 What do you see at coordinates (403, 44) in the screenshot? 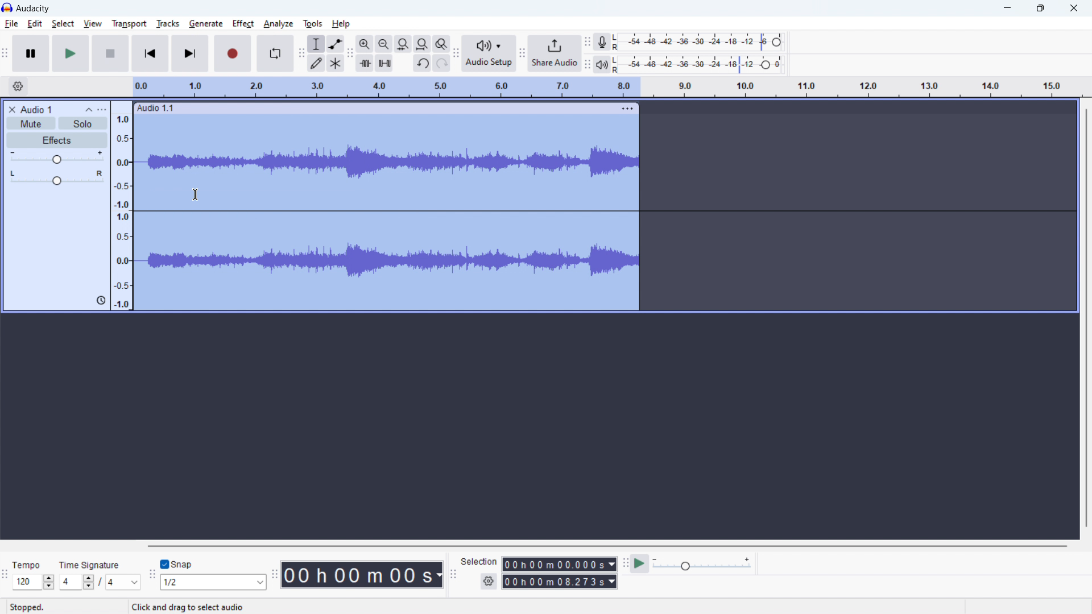
I see `fit selection to width` at bounding box center [403, 44].